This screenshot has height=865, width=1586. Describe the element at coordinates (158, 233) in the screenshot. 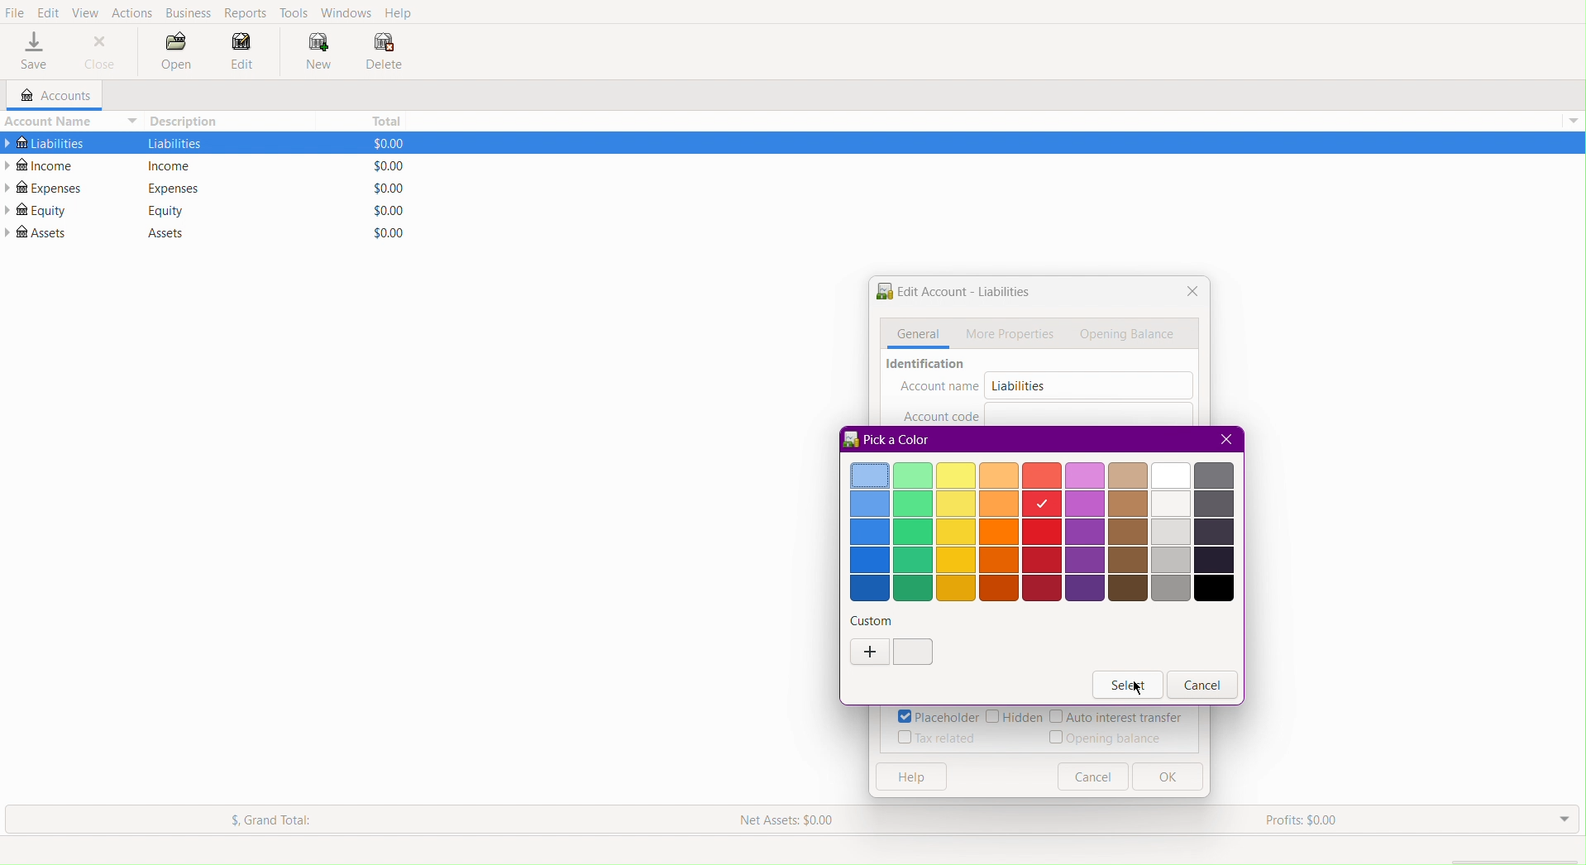

I see `Assets` at that location.